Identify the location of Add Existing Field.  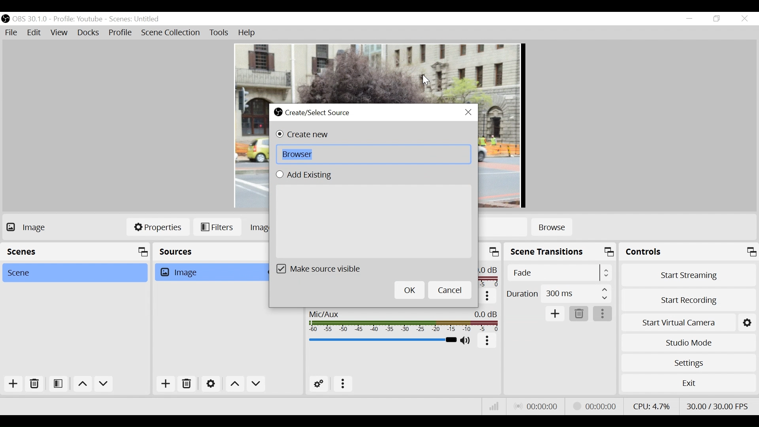
(376, 222).